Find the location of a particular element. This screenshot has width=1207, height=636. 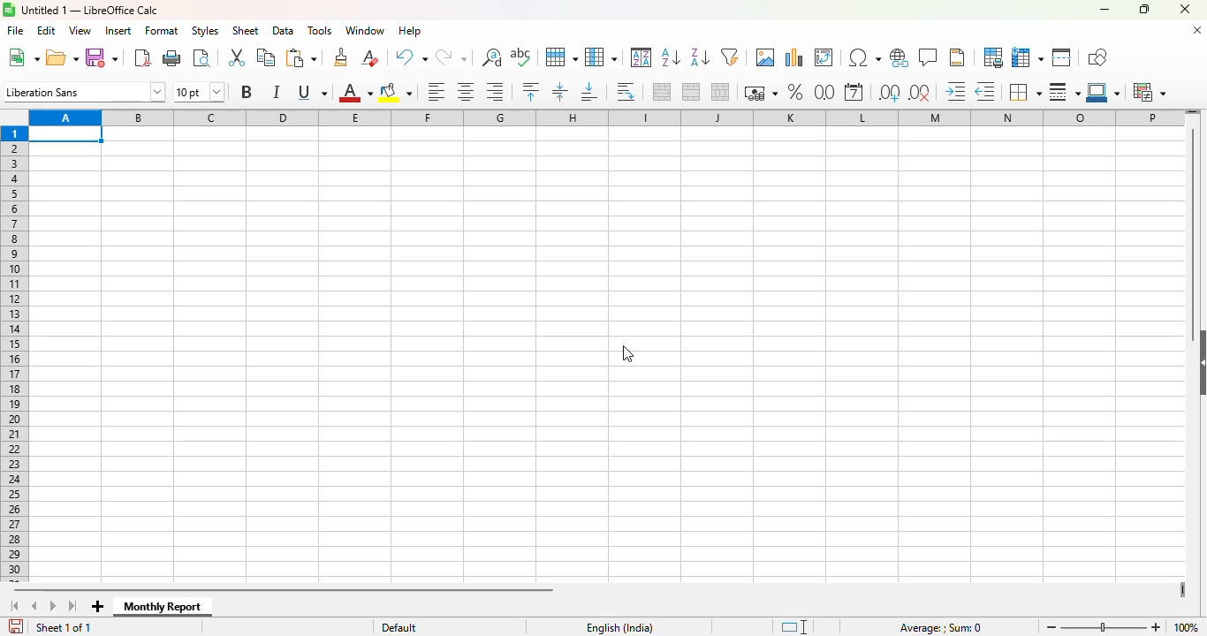

insert special characters is located at coordinates (864, 58).